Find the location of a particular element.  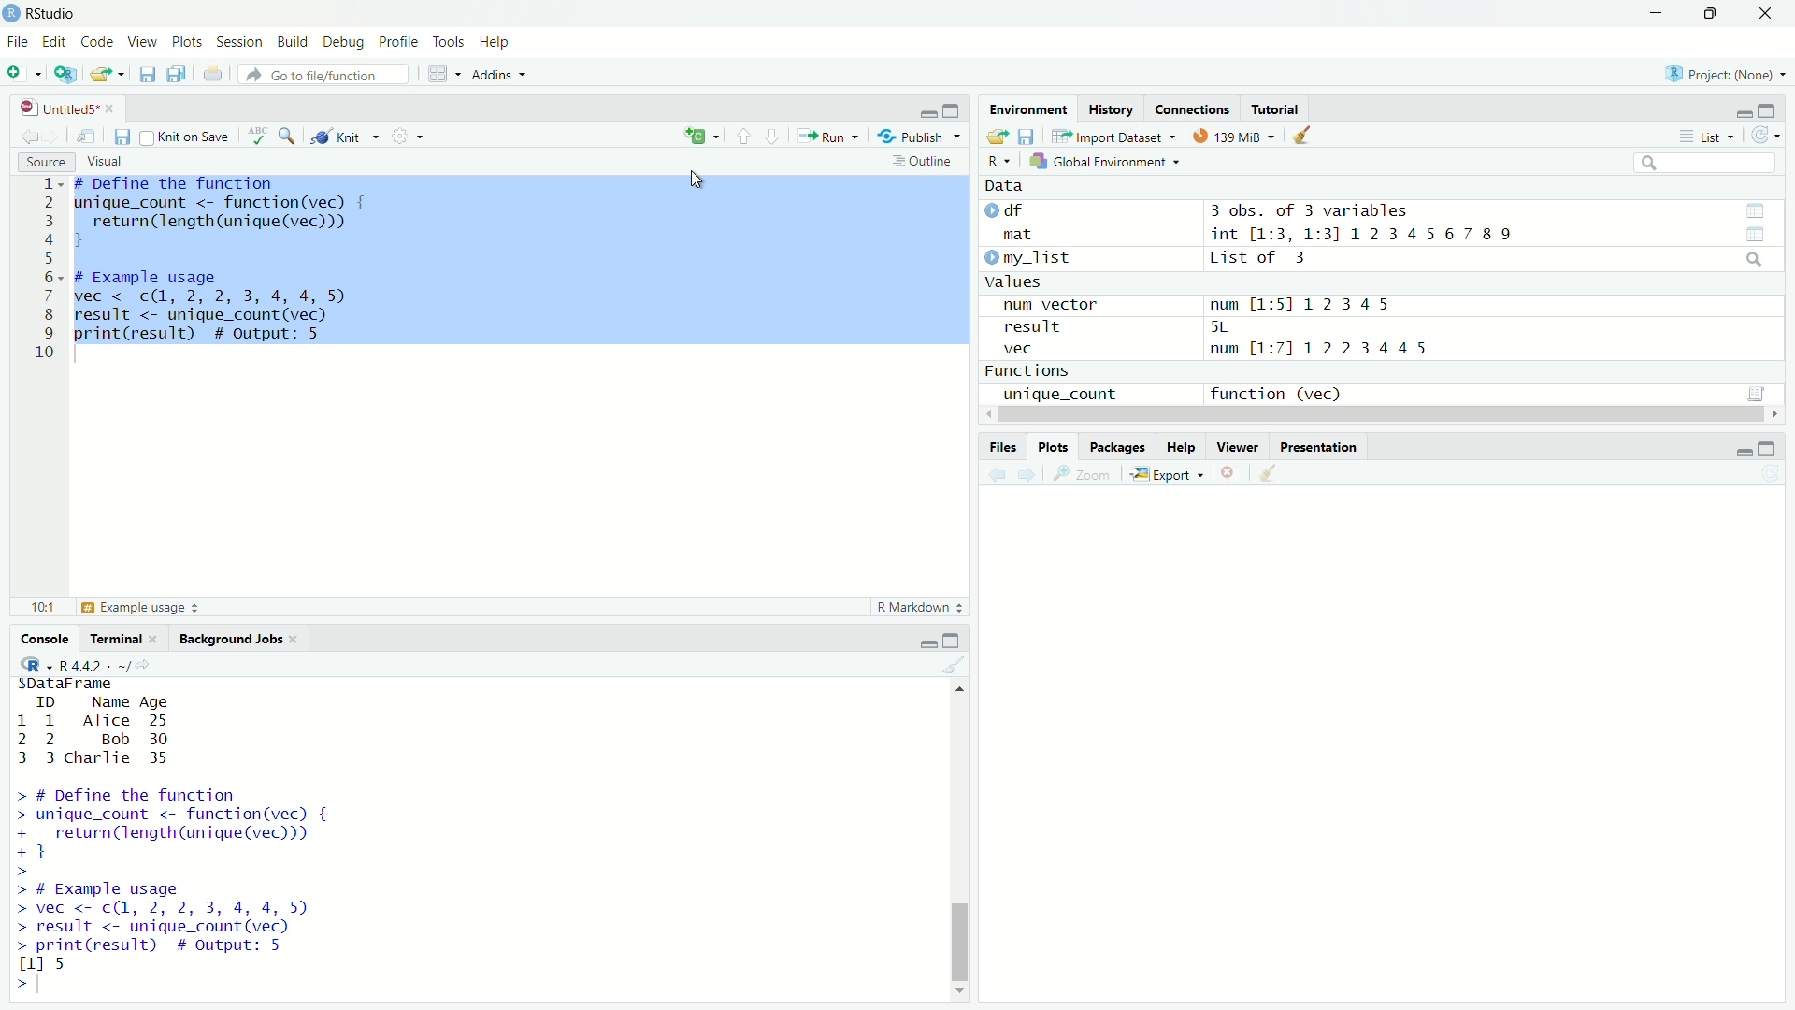

minimize is located at coordinates (1743, 114).